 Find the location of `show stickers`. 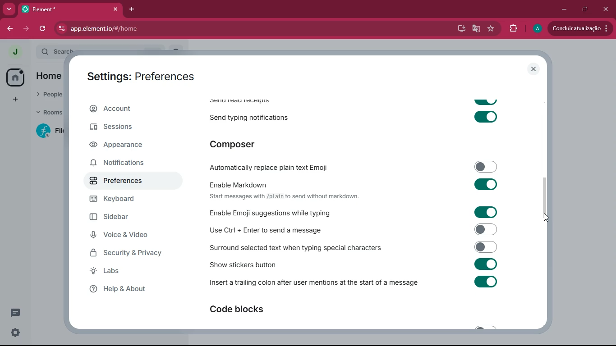

show stickers is located at coordinates (365, 265).